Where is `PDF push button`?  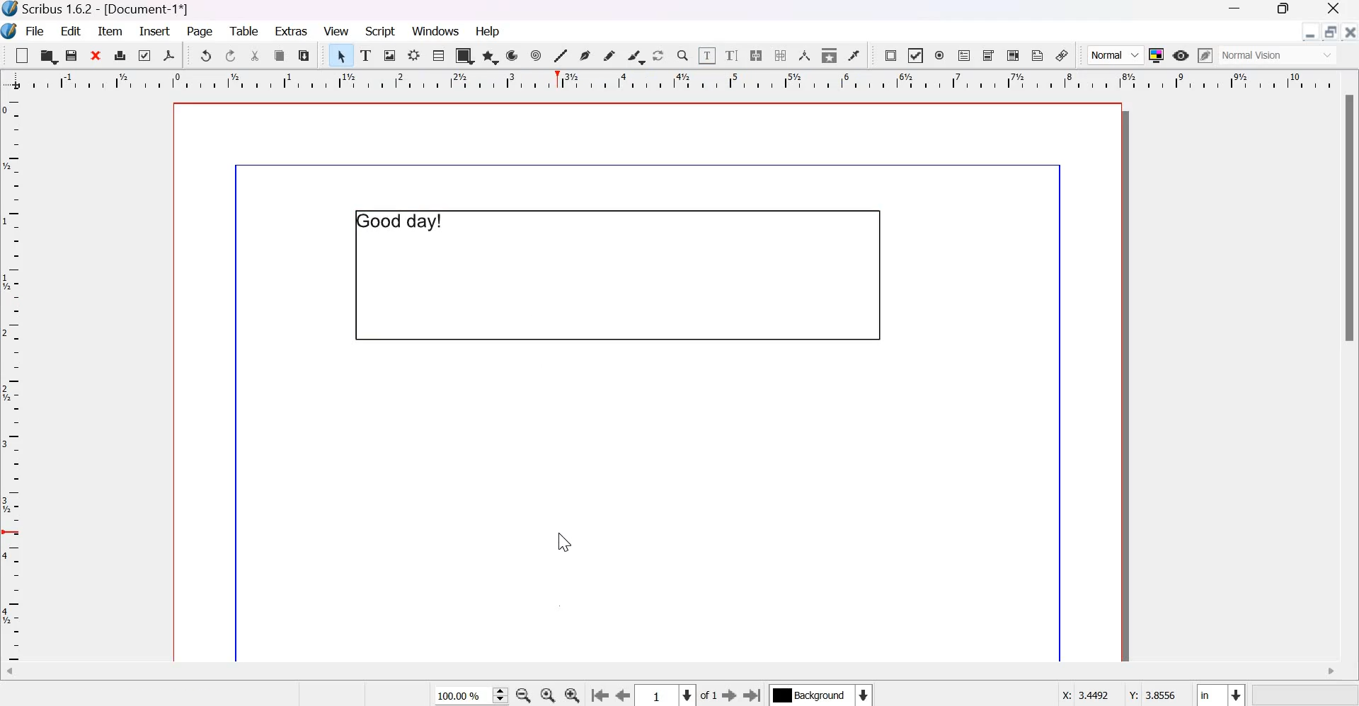 PDF push button is located at coordinates (890, 56).